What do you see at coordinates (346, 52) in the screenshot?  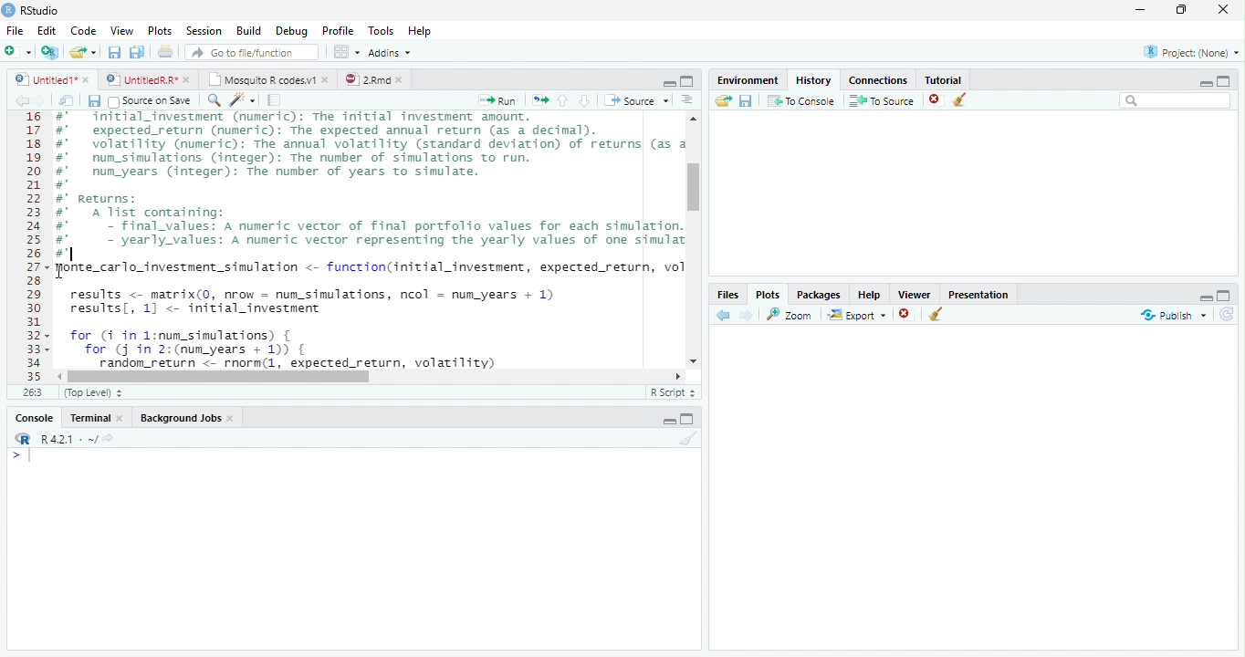 I see `Workspace Panes` at bounding box center [346, 52].